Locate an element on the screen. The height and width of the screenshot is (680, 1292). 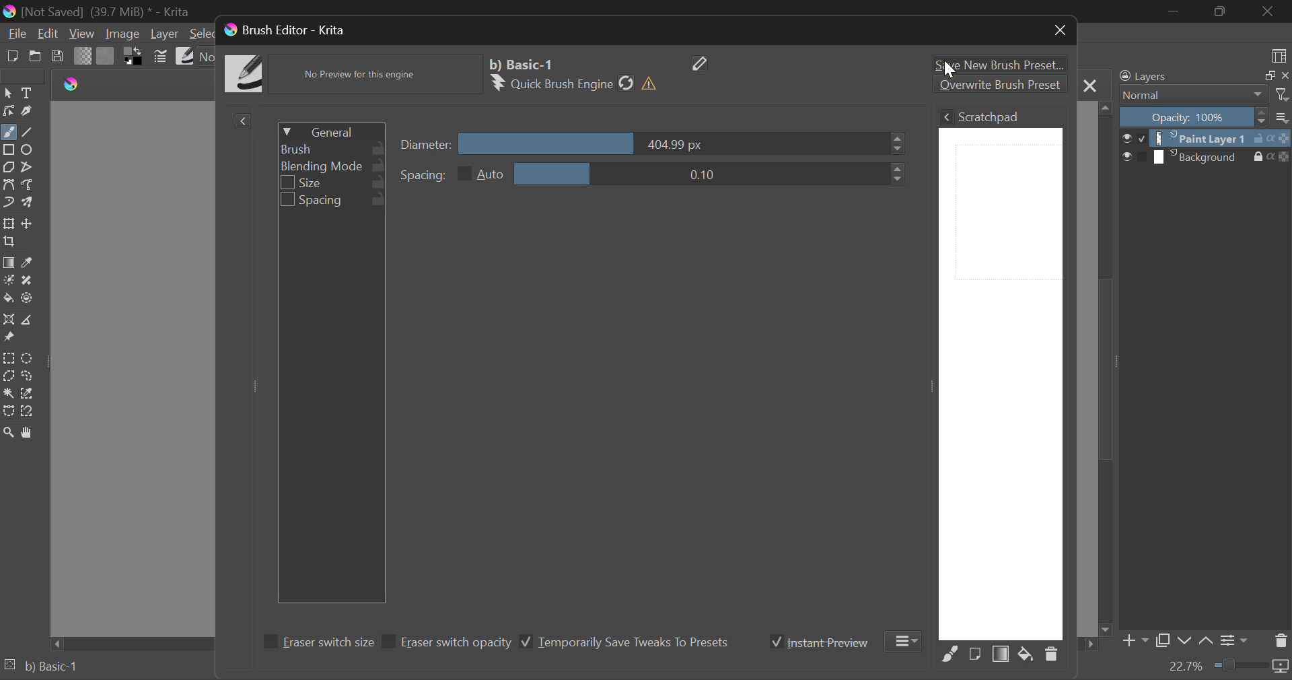
Text is located at coordinates (27, 94).